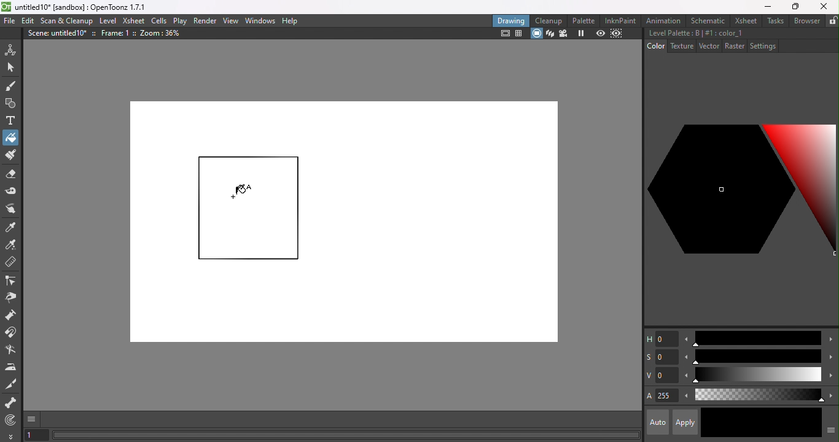 This screenshot has width=839, height=442. Describe the element at coordinates (762, 45) in the screenshot. I see `Settings` at that location.